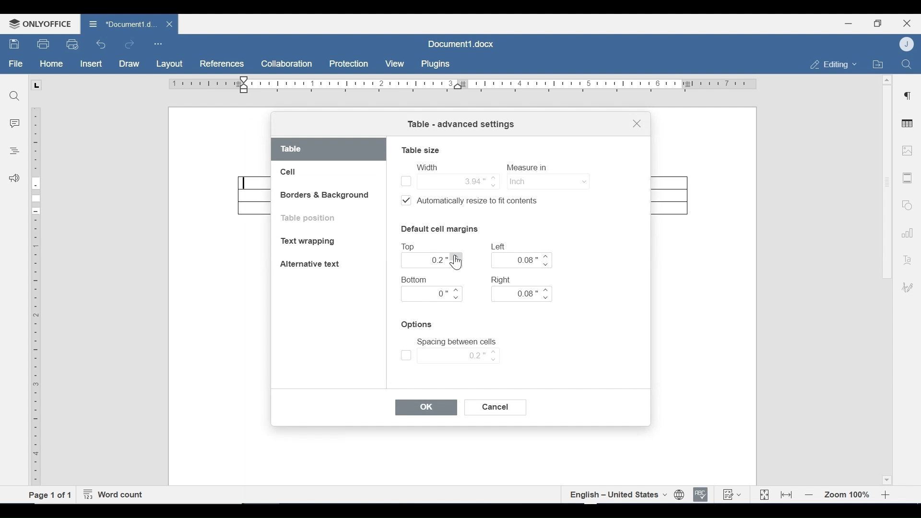 The image size is (921, 518). I want to click on , so click(1166, 638).